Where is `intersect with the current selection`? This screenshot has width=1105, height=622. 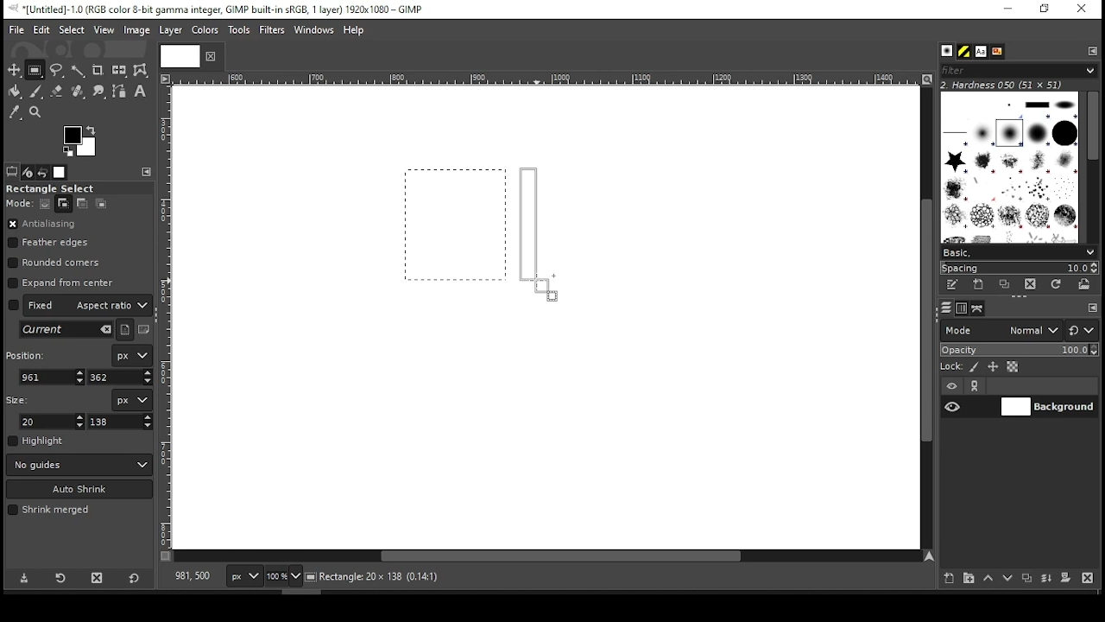
intersect with the current selection is located at coordinates (100, 203).